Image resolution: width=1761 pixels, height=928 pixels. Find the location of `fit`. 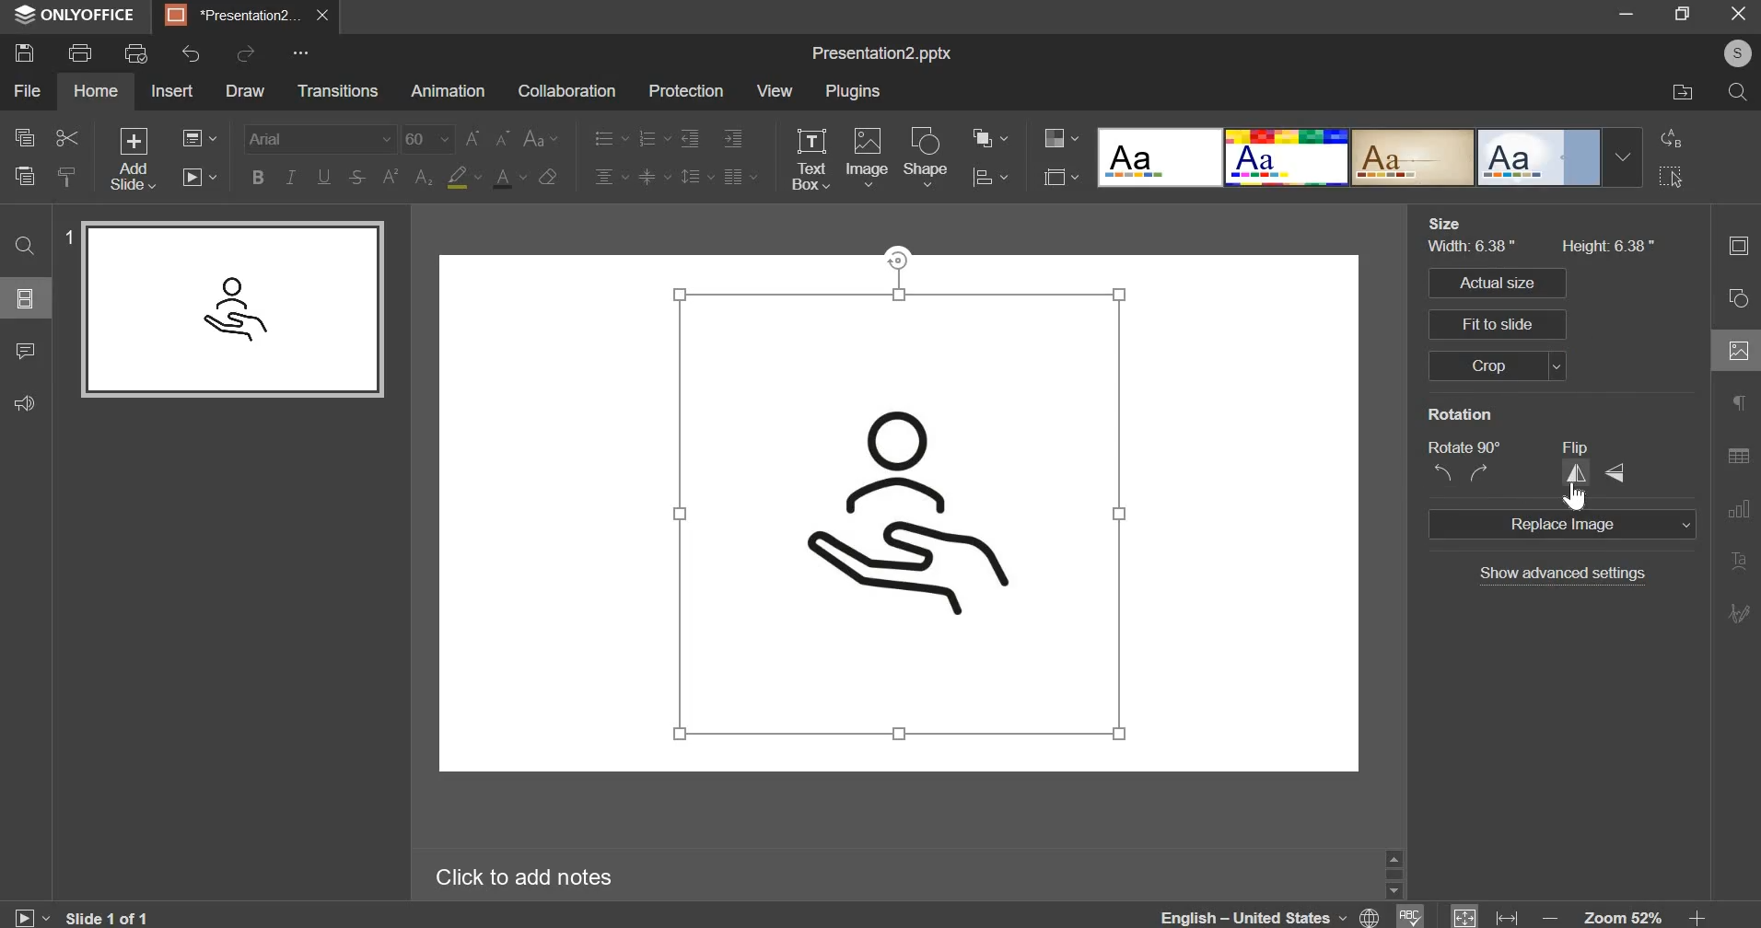

fit is located at coordinates (1486, 915).